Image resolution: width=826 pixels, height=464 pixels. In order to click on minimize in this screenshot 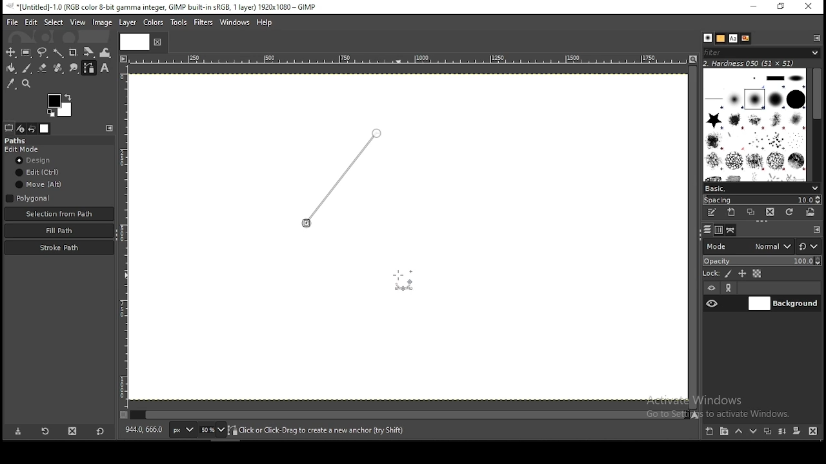, I will do `click(754, 6)`.